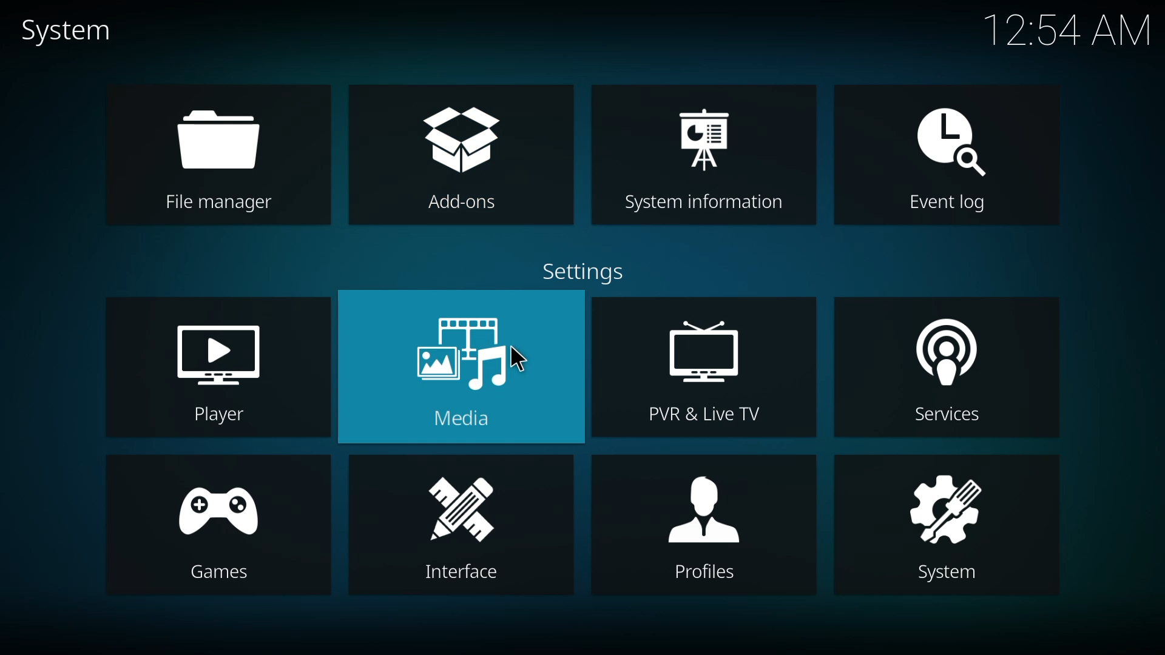 The height and width of the screenshot is (655, 1165). Describe the element at coordinates (468, 158) in the screenshot. I see `add-ons` at that location.